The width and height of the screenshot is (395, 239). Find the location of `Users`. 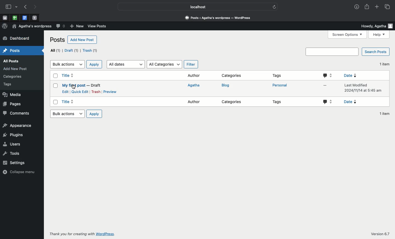

Users is located at coordinates (13, 144).